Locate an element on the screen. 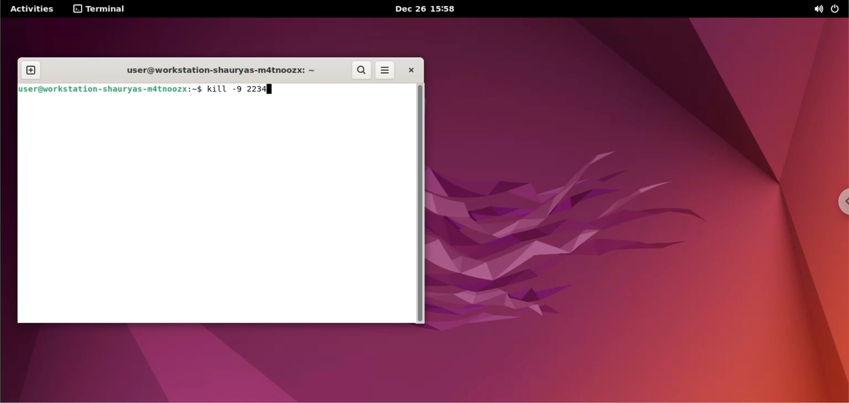 This screenshot has width=849, height=403. scrollbar is located at coordinates (420, 204).